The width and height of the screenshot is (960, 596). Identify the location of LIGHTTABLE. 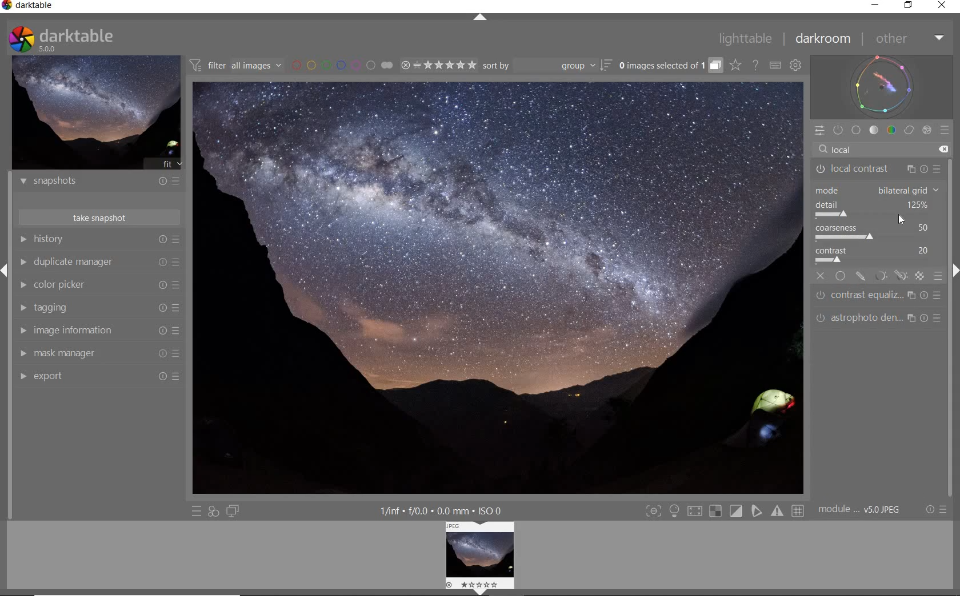
(754, 38).